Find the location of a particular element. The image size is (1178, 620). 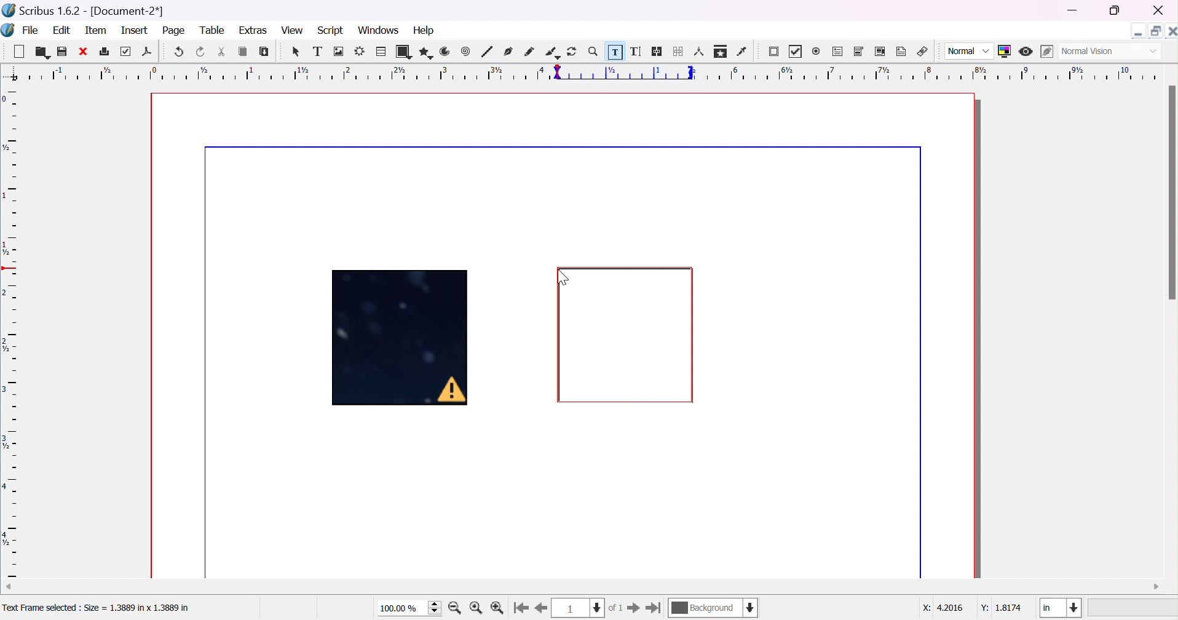

PDF push button is located at coordinates (775, 53).